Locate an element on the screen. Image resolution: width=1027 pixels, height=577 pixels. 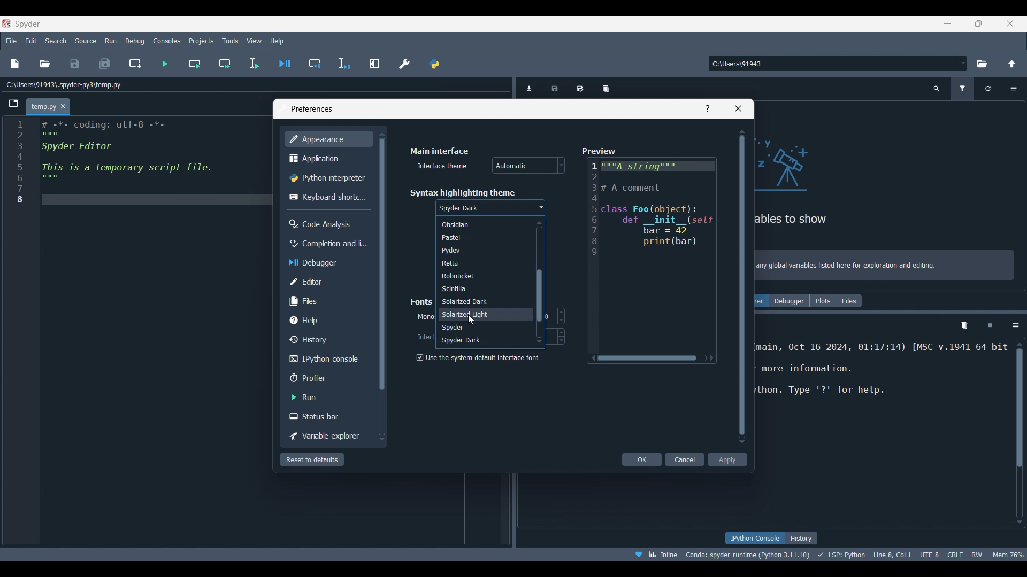
Appearance, current selection highlighted is located at coordinates (328, 139).